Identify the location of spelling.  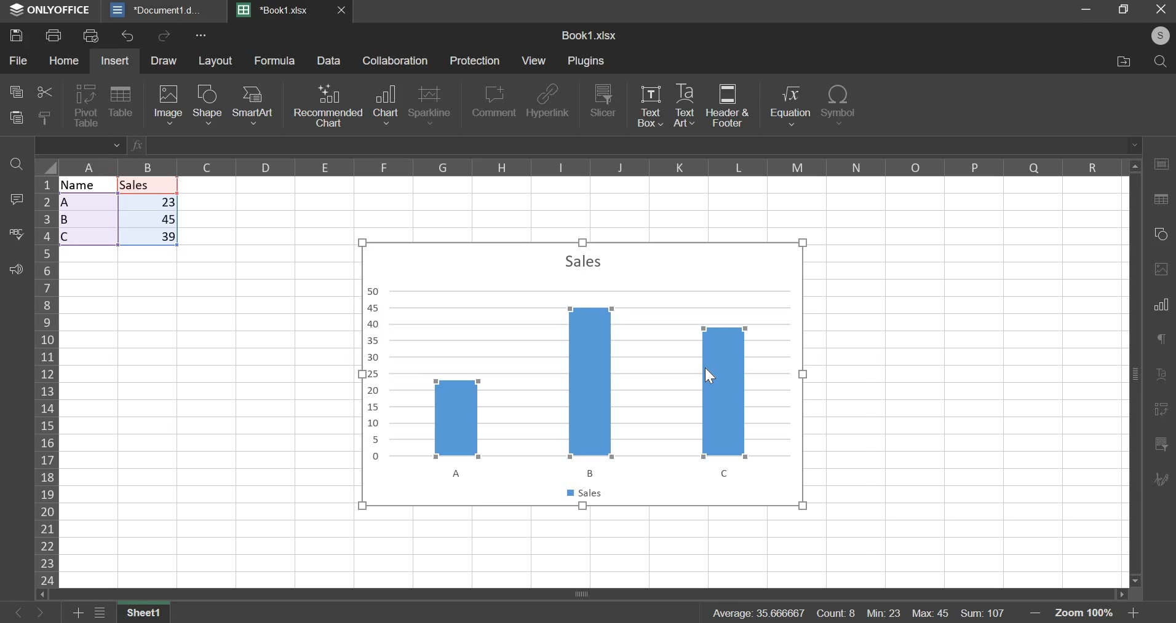
(15, 234).